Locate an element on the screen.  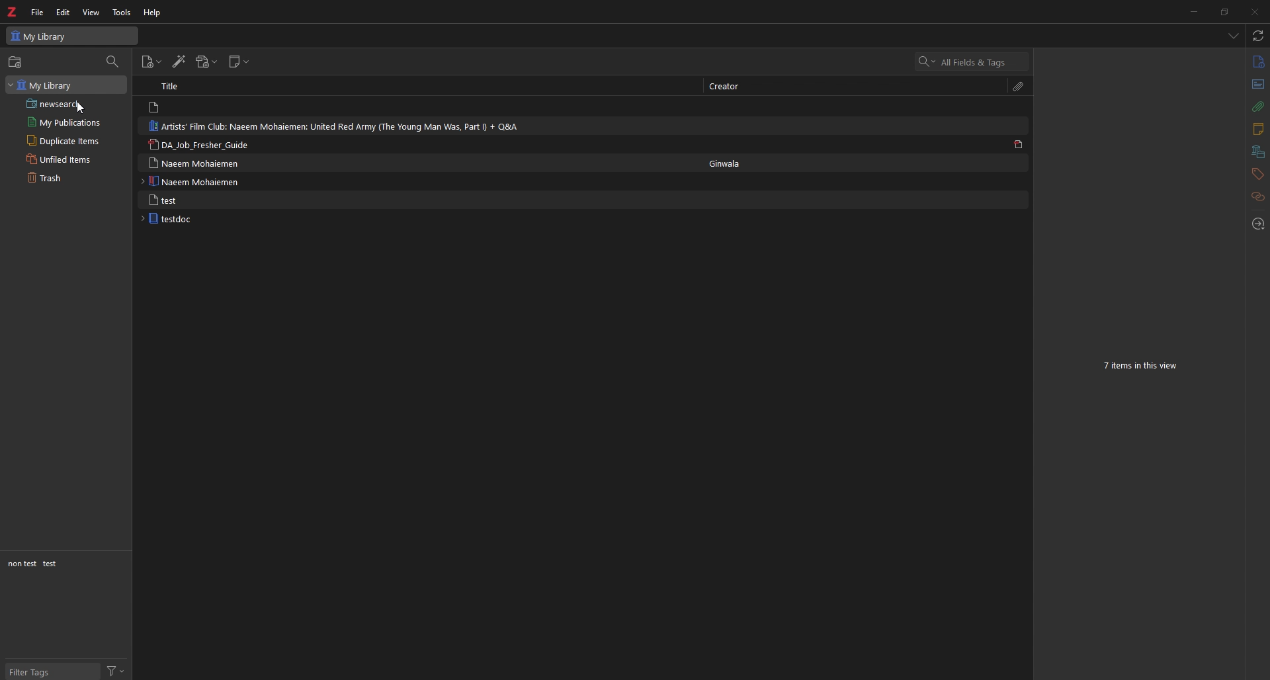
Document is located at coordinates (164, 200).